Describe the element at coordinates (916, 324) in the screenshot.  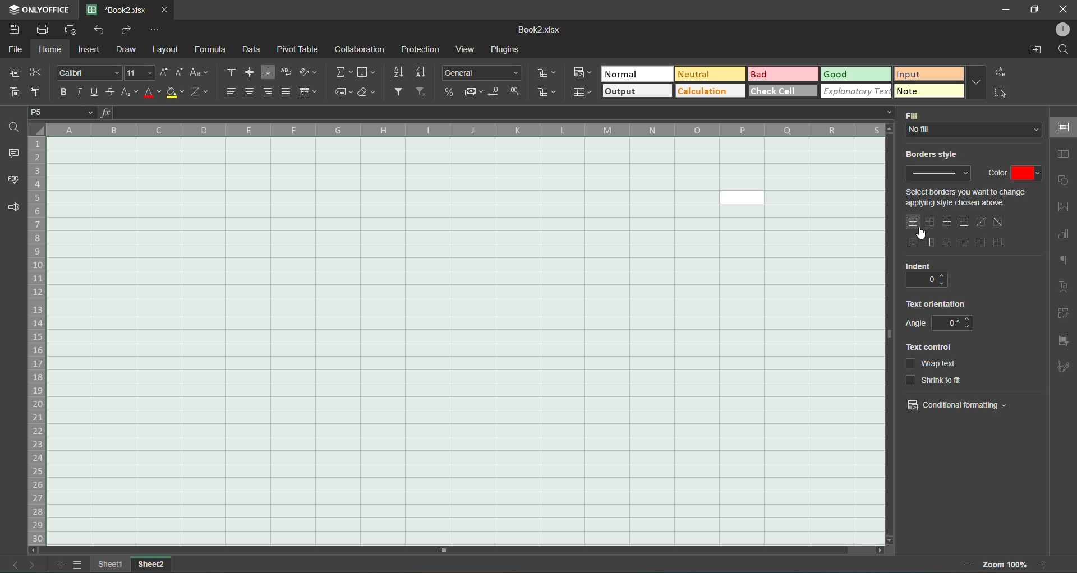
I see `Angle` at that location.